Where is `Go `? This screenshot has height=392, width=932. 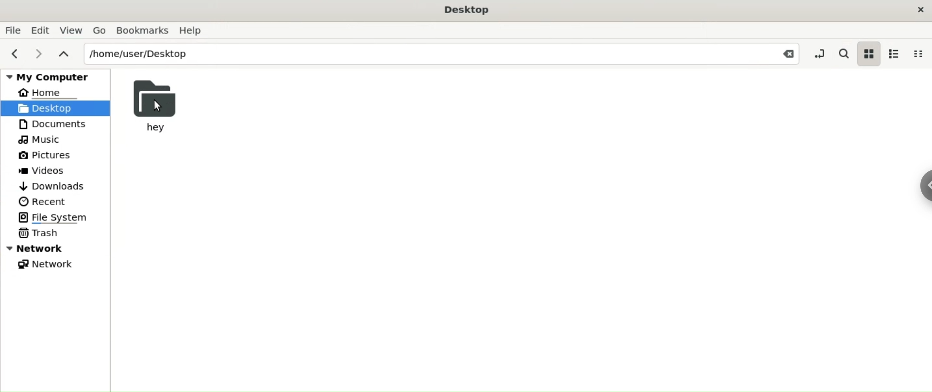 Go  is located at coordinates (100, 30).